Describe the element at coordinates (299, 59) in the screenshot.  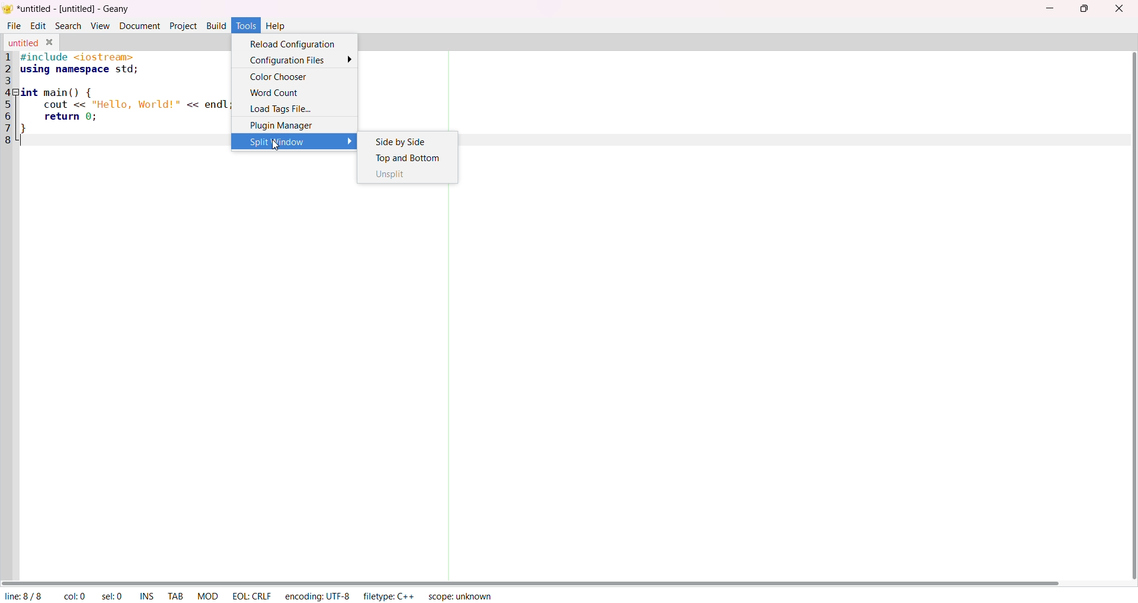
I see `Configuration Files` at that location.